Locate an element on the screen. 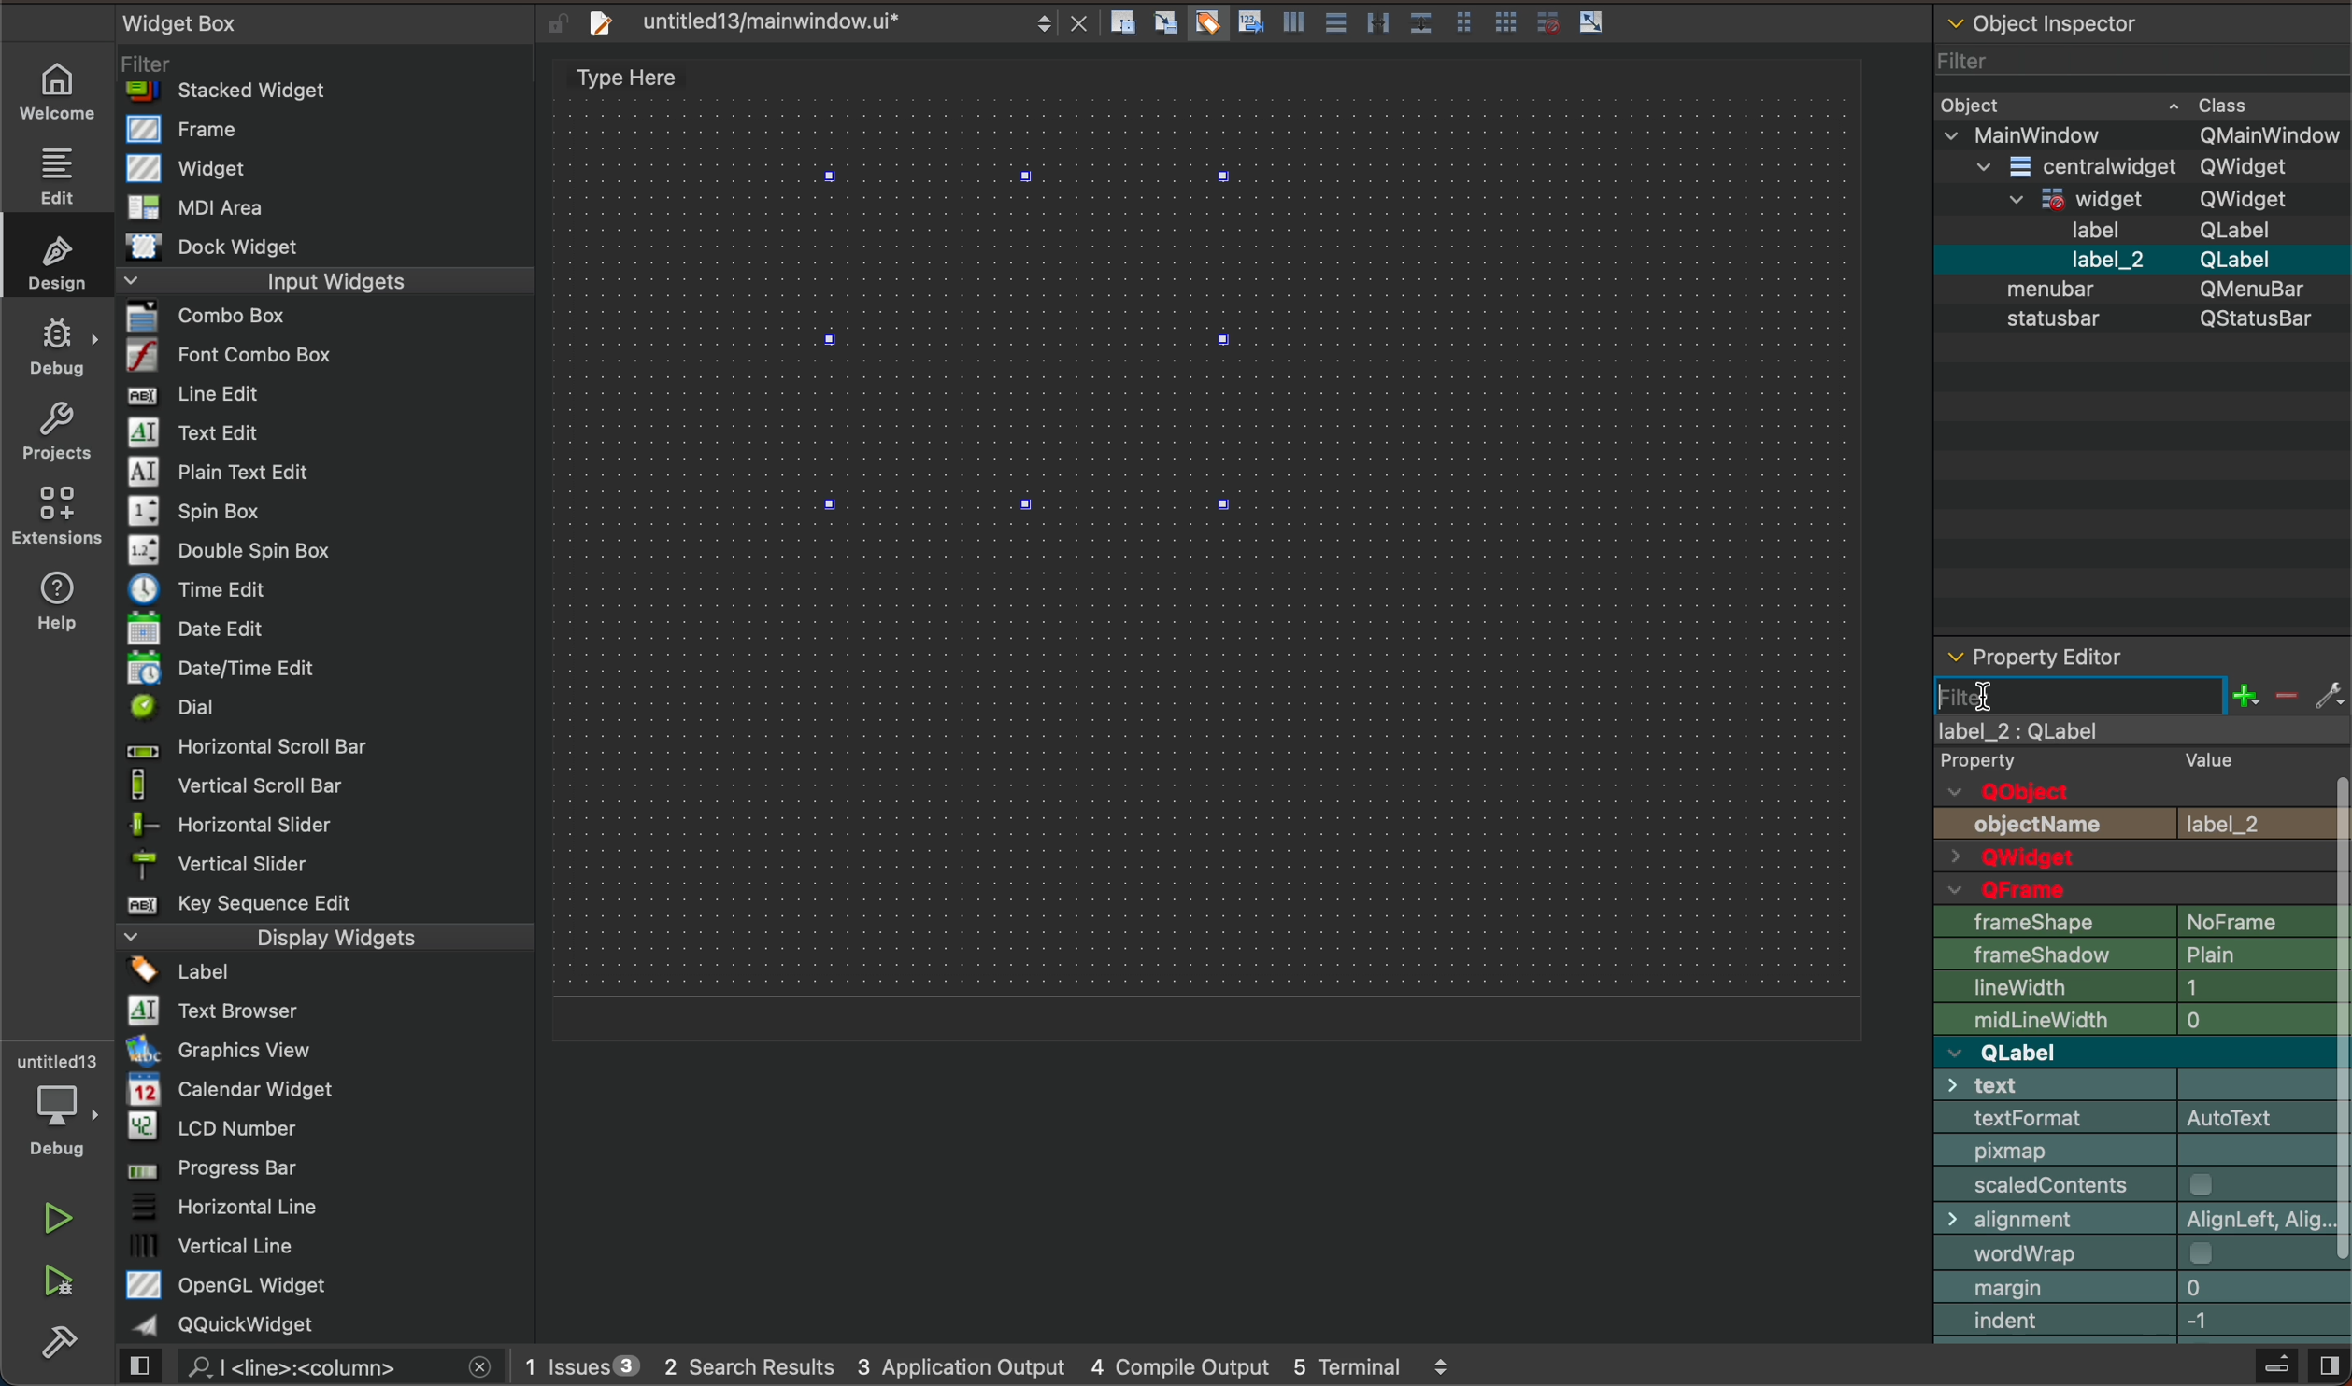 This screenshot has height=1386, width=2352. projects is located at coordinates (54, 428).